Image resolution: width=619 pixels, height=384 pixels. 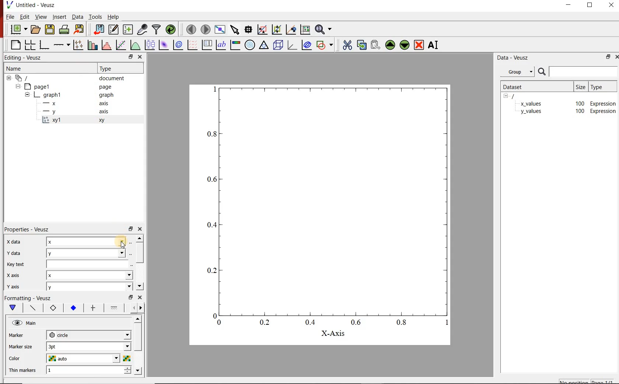 I want to click on plot key, so click(x=207, y=45).